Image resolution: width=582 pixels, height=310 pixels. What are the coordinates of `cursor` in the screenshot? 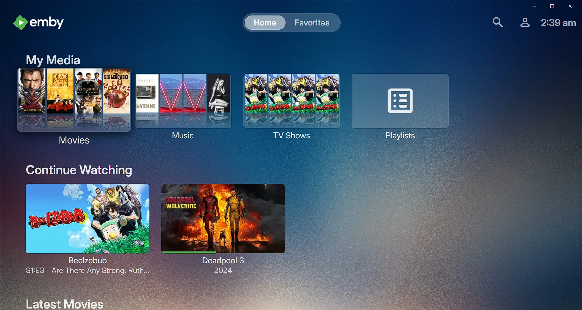 It's located at (299, 103).